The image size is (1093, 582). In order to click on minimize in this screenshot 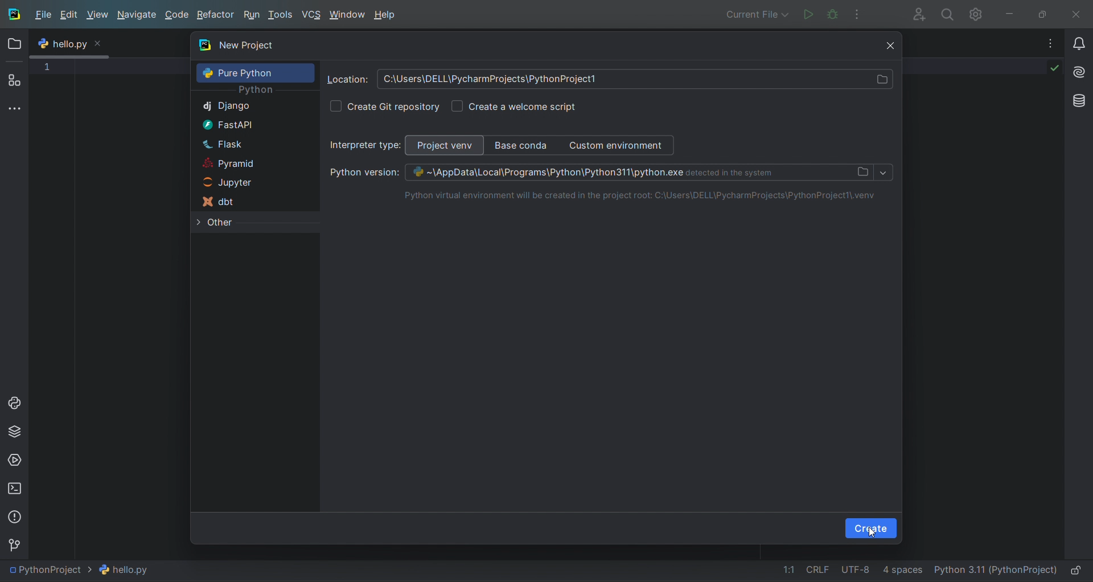, I will do `click(1016, 13)`.